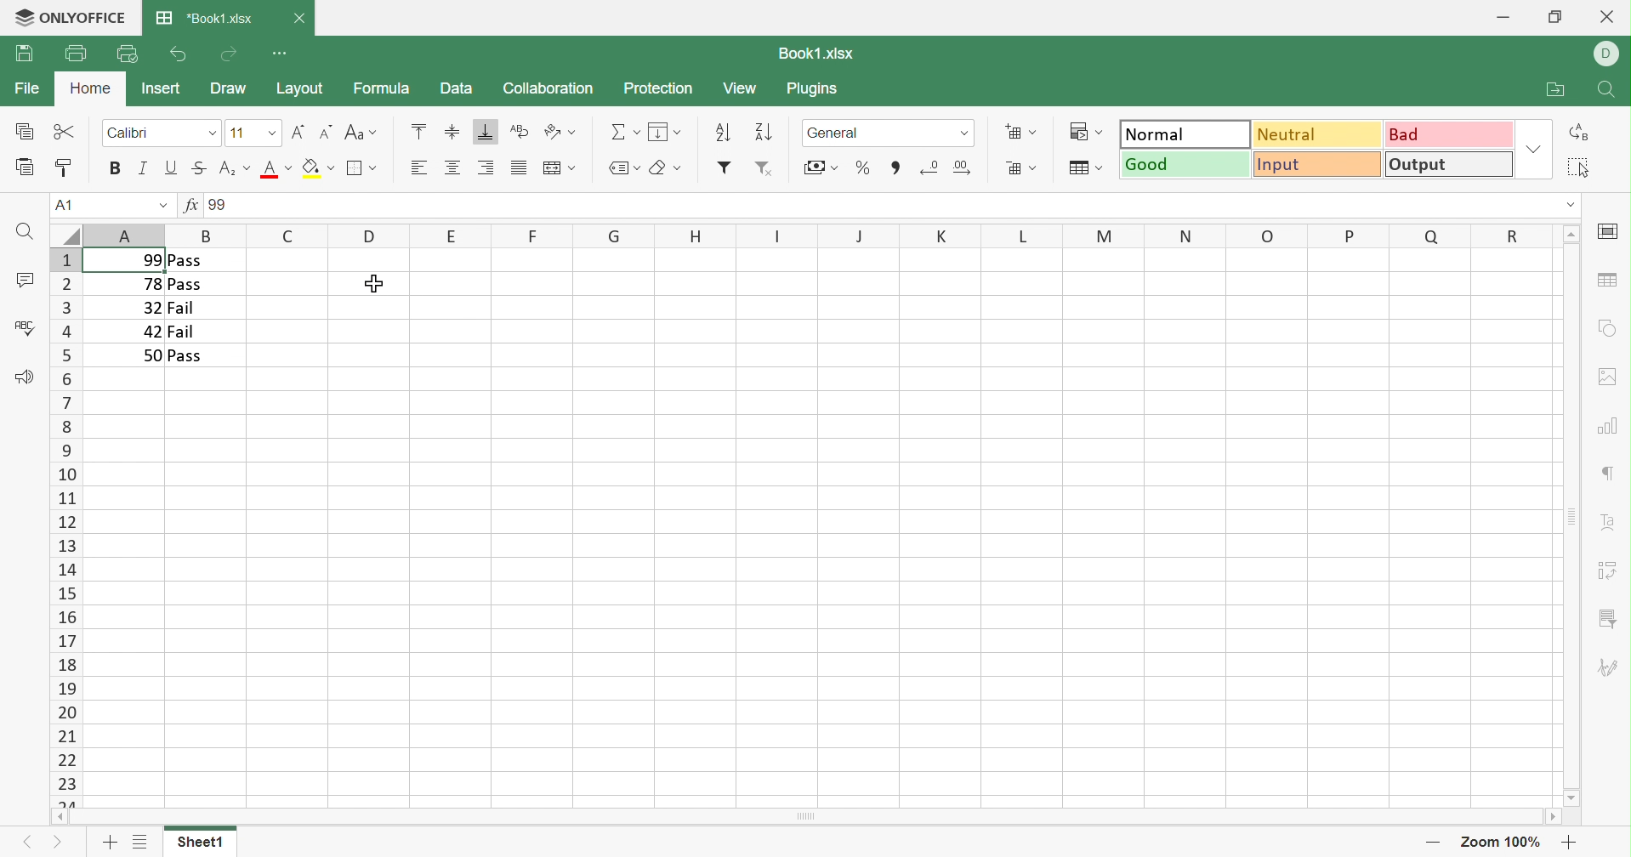 Image resolution: width=1631 pixels, height=857 pixels. I want to click on Restore down, so click(1554, 16).